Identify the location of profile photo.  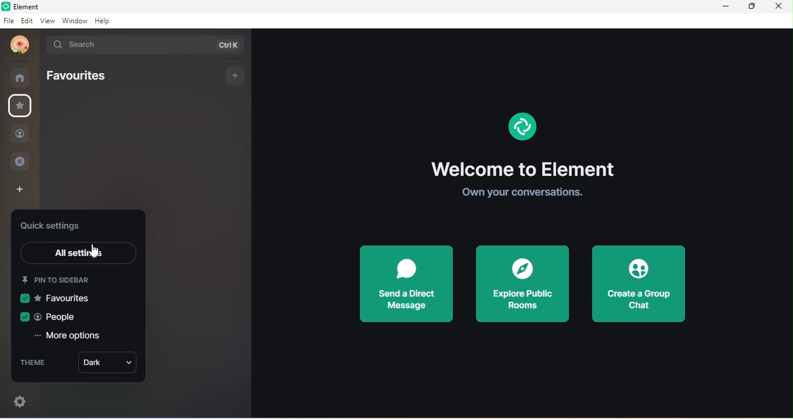
(20, 44).